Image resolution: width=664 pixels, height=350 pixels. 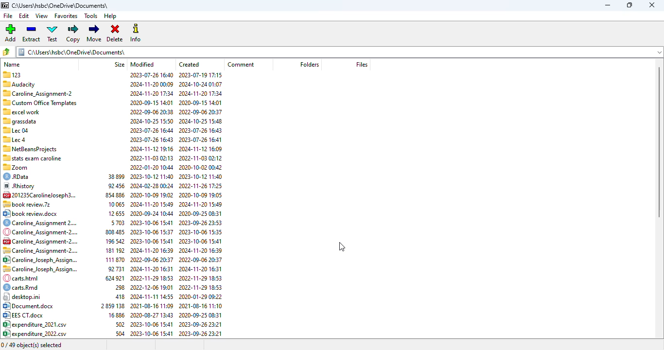 What do you see at coordinates (659, 143) in the screenshot?
I see `vertical scroll bar` at bounding box center [659, 143].